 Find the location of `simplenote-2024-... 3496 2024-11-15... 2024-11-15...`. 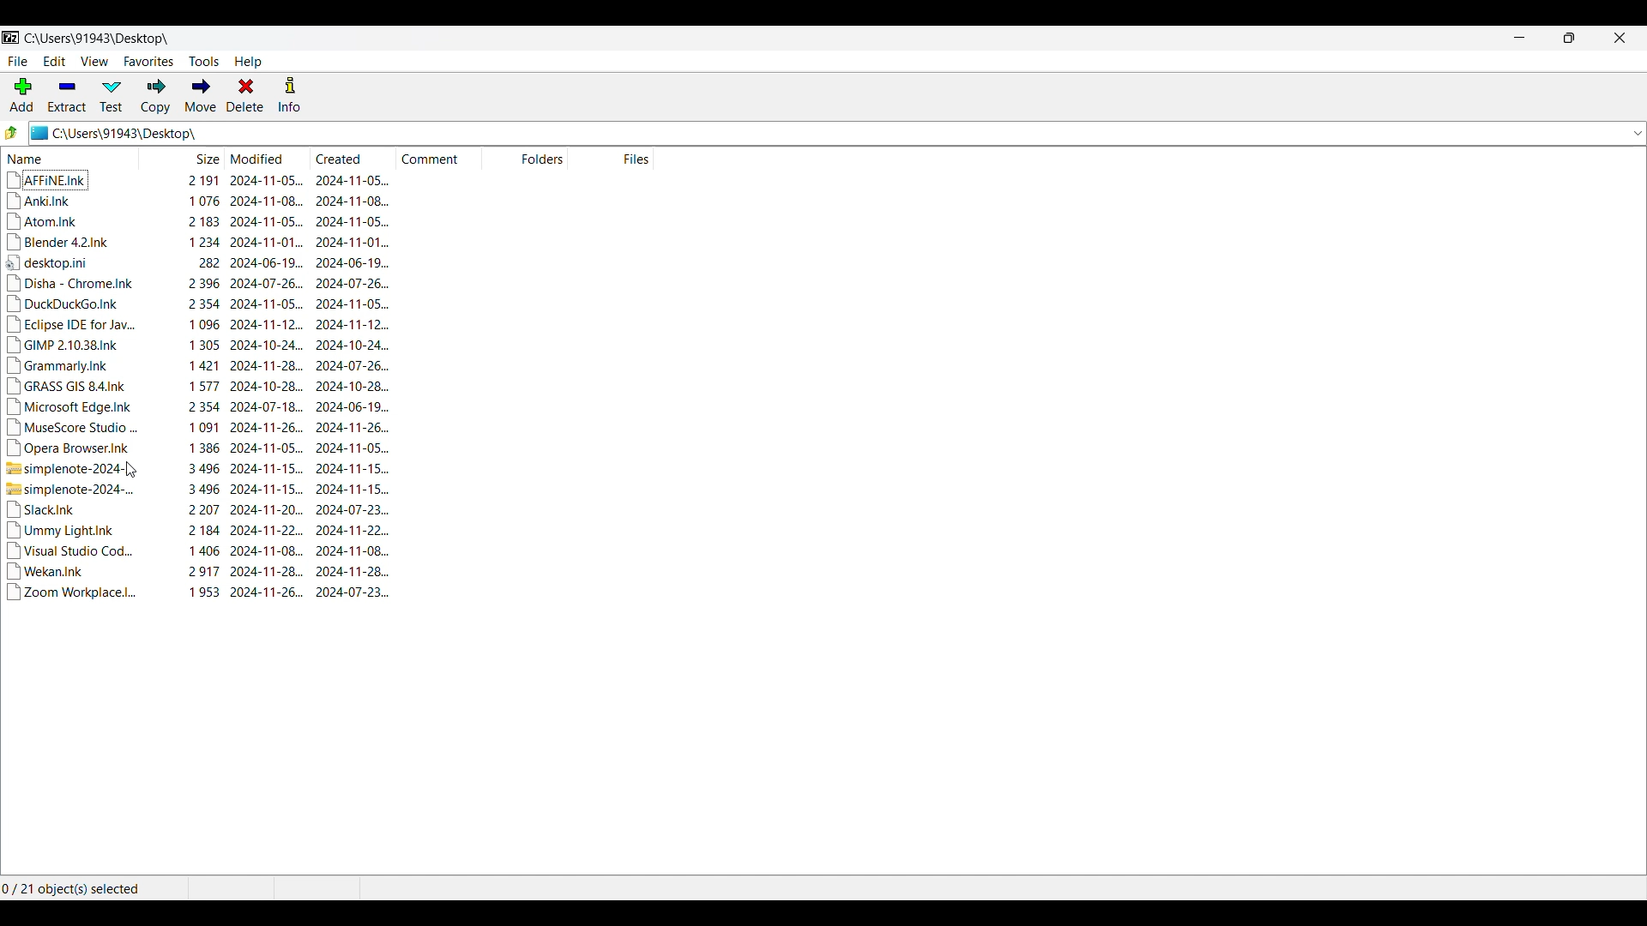

simplenote-2024-... 3496 2024-11-15... 2024-11-15... is located at coordinates (207, 489).